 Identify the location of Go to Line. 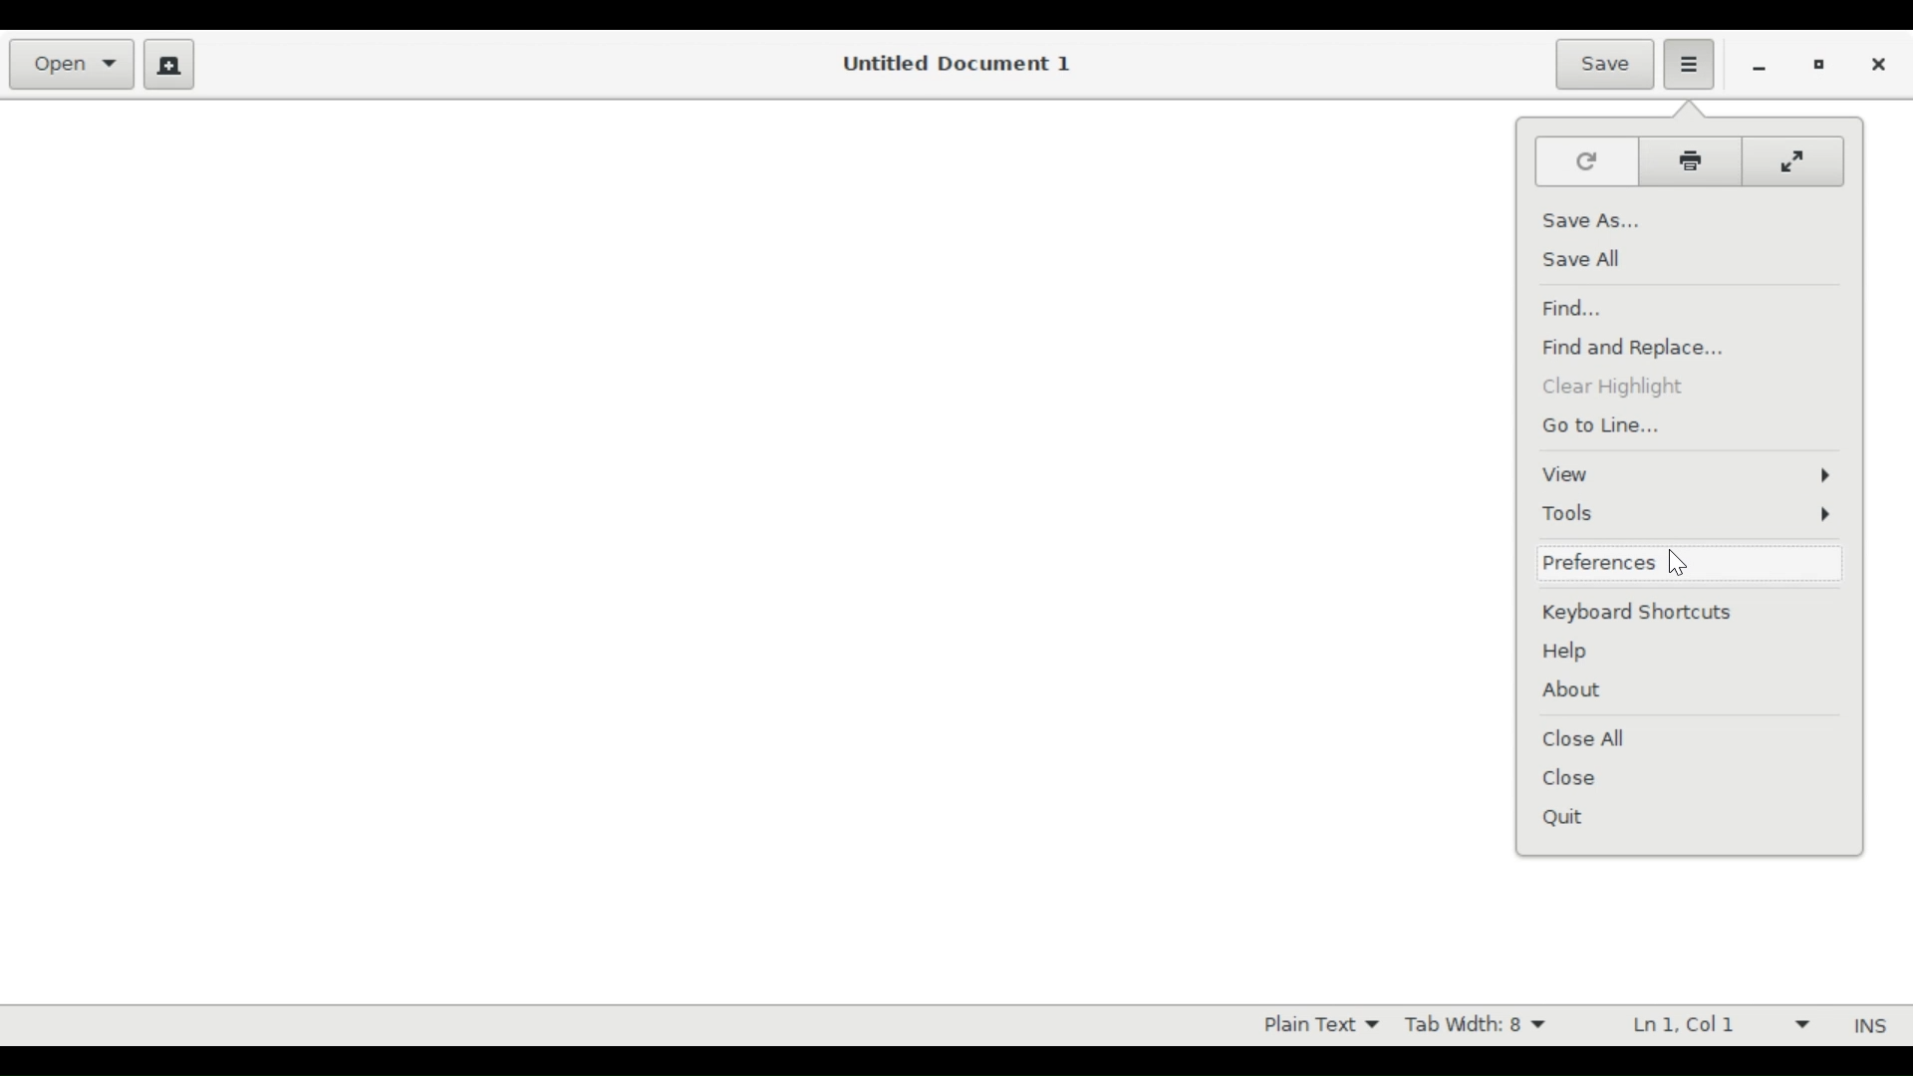
(1606, 425).